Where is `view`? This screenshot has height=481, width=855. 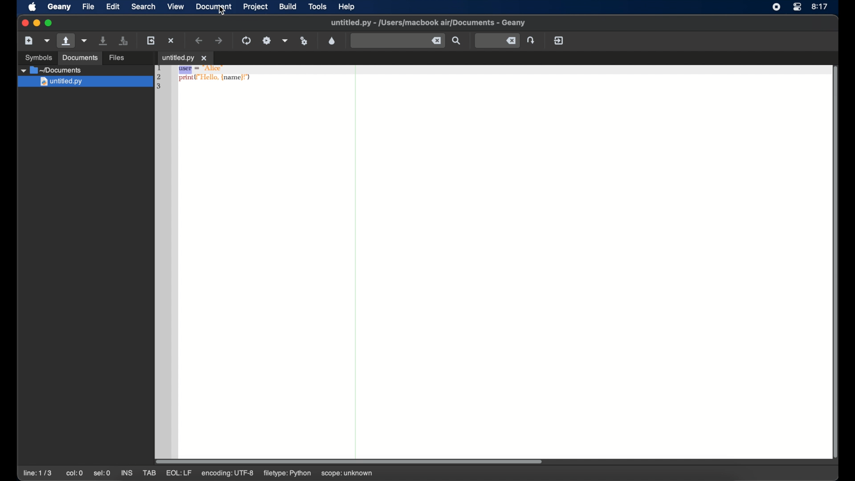
view is located at coordinates (175, 6).